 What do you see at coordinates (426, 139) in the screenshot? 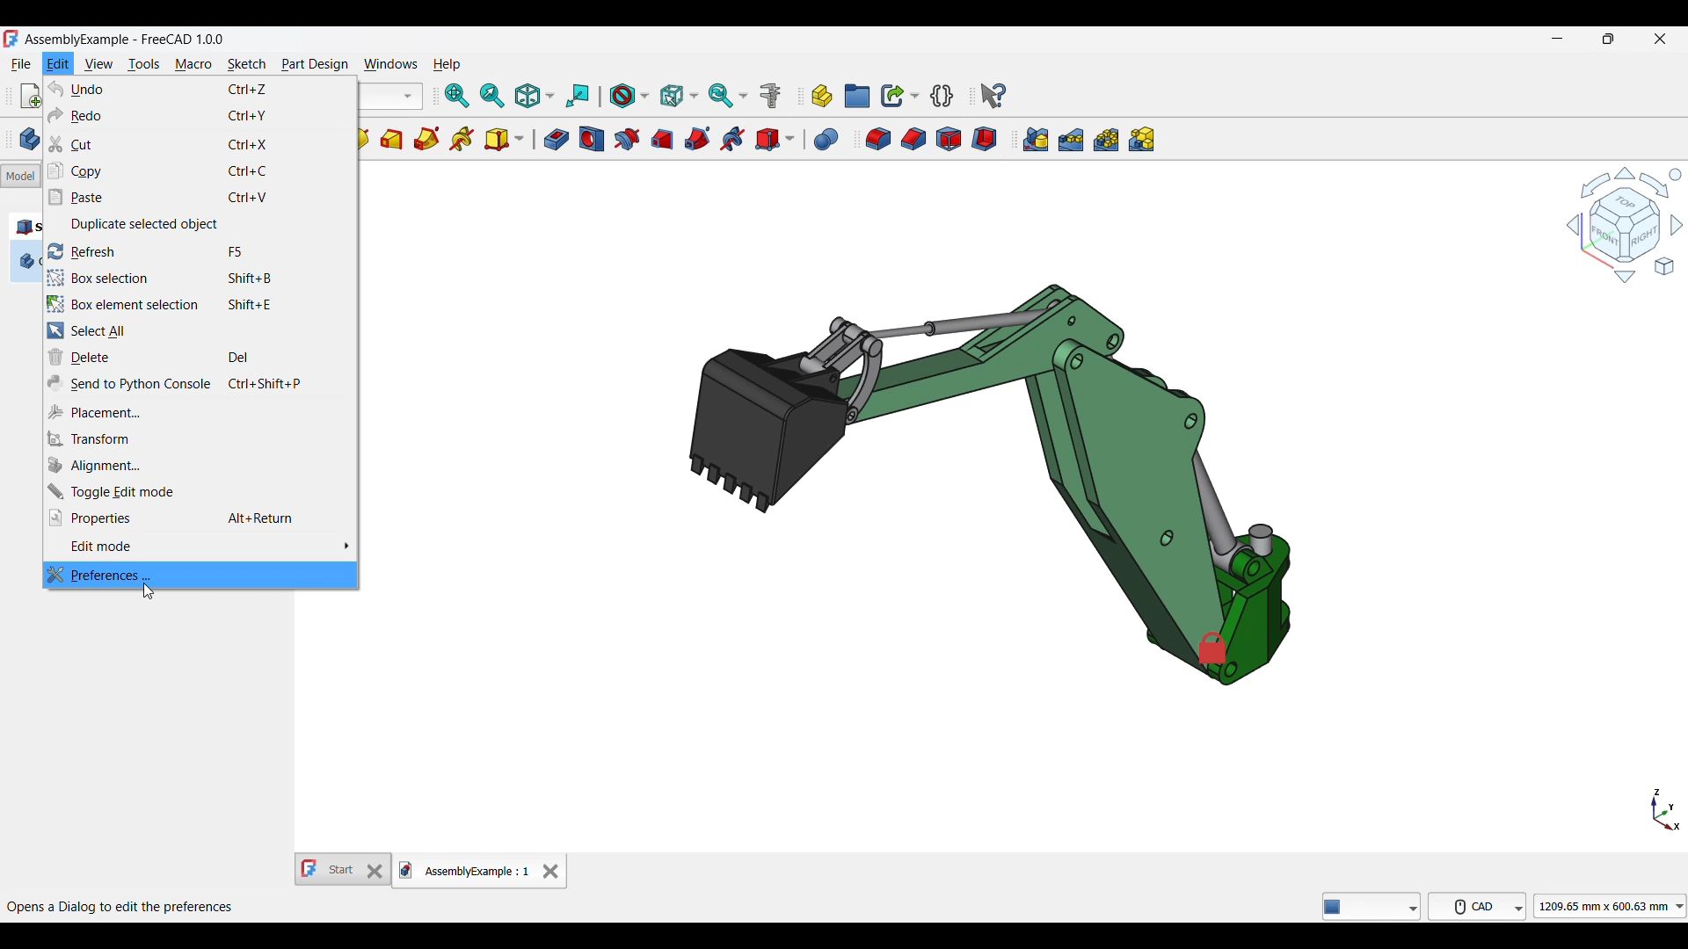
I see `Additive pipe` at bounding box center [426, 139].